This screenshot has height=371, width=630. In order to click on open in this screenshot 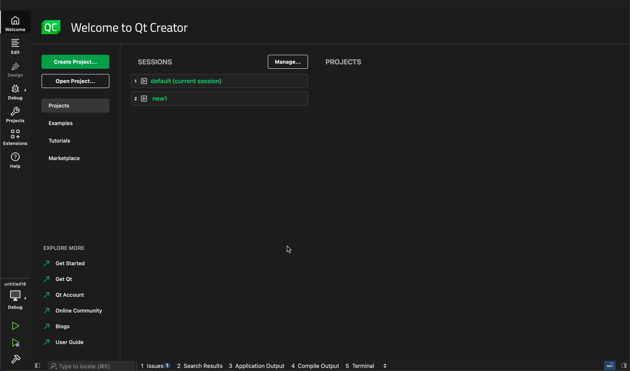, I will do `click(76, 82)`.